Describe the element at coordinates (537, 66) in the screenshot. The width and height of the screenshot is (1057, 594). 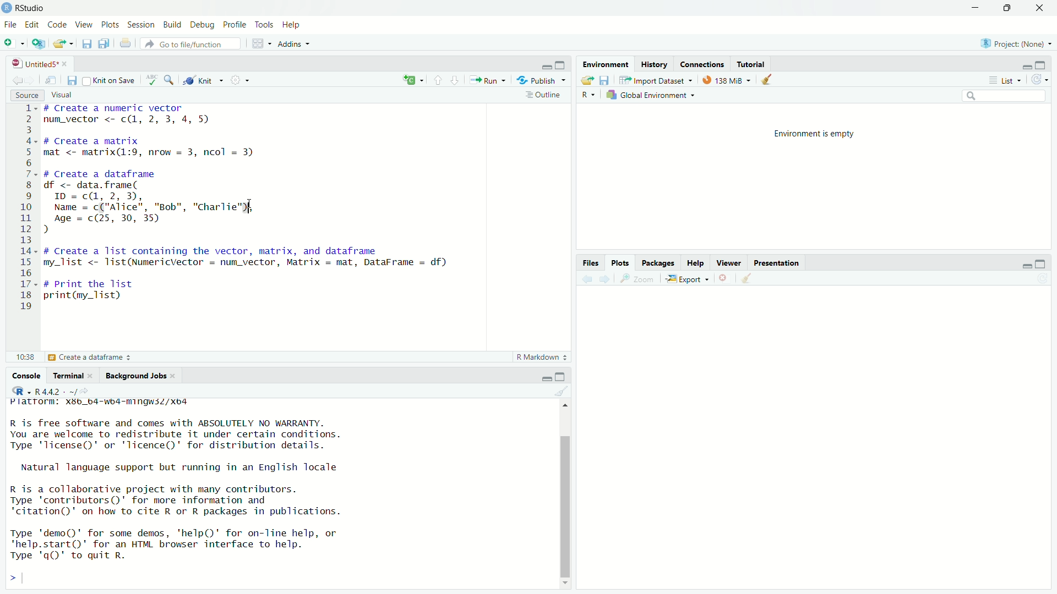
I see `minimise` at that location.